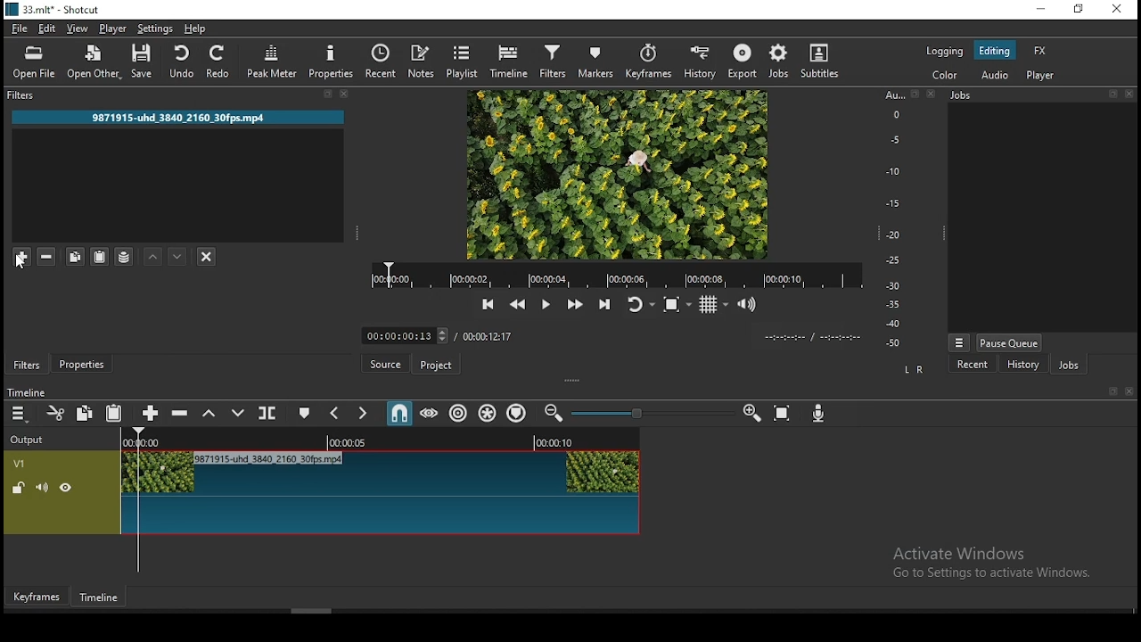 Image resolution: width=1141 pixels, height=642 pixels. What do you see at coordinates (1114, 9) in the screenshot?
I see `close window` at bounding box center [1114, 9].